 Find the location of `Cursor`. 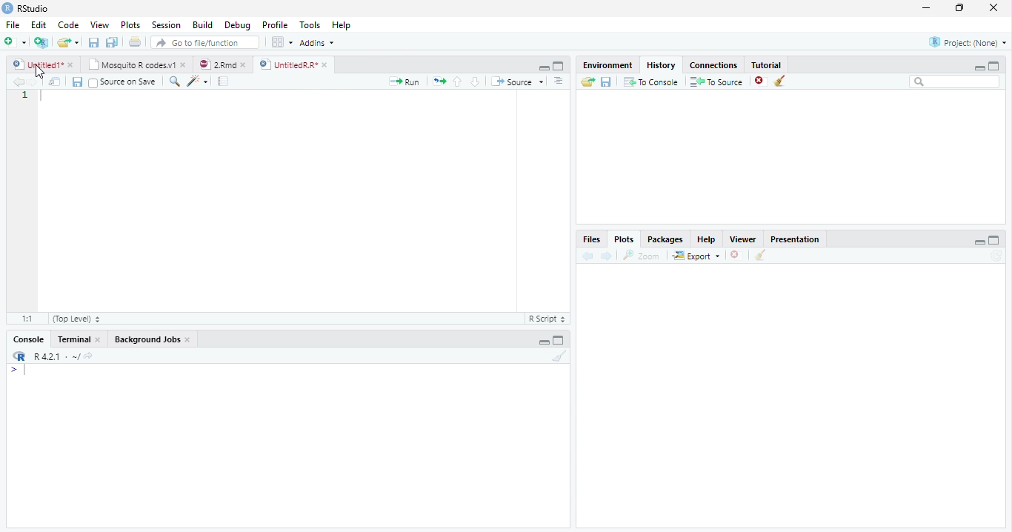

Cursor is located at coordinates (41, 73).